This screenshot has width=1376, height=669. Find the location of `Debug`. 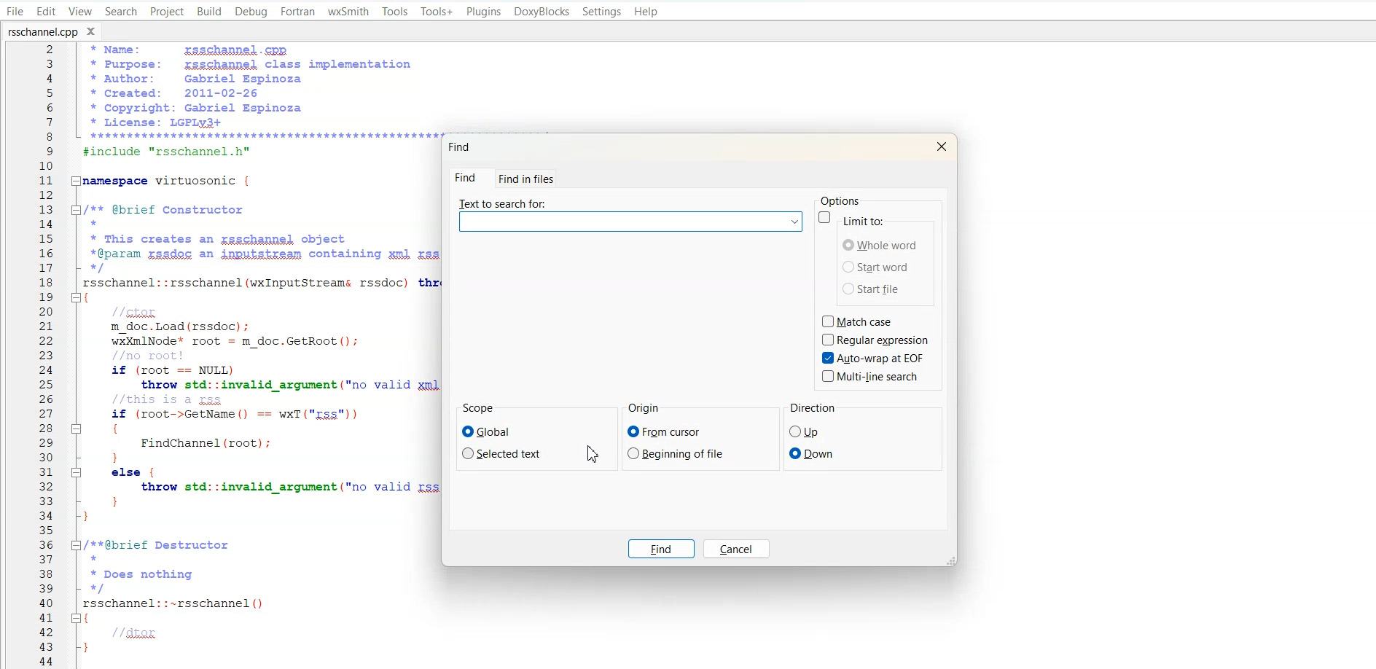

Debug is located at coordinates (251, 11).